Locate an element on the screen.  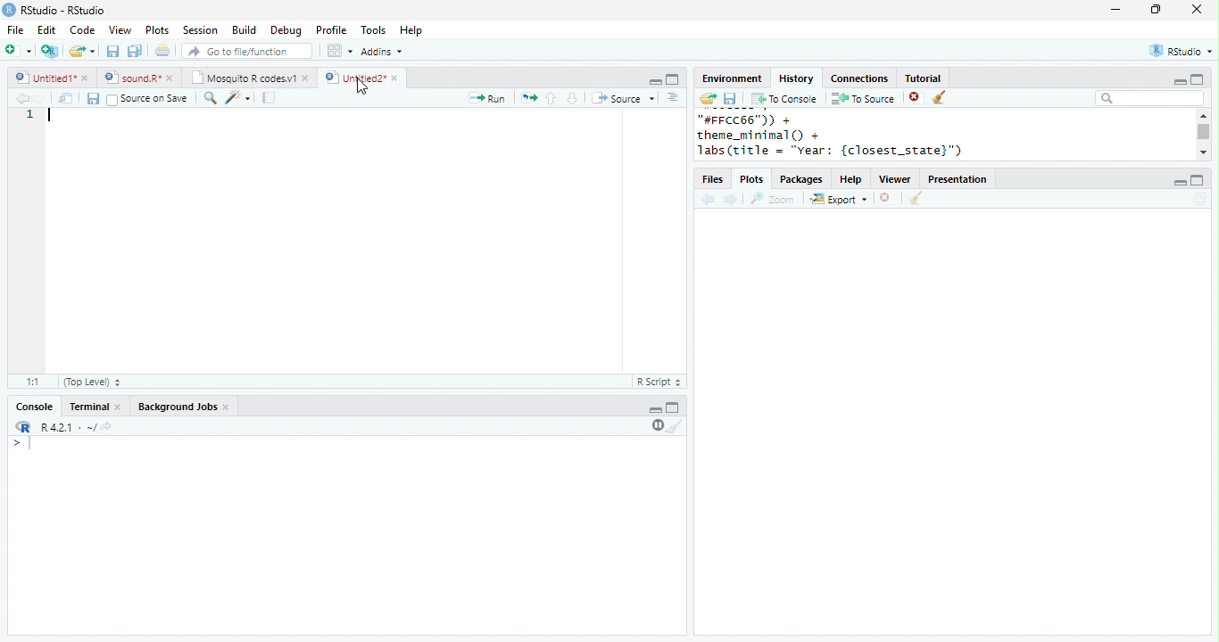
close is located at coordinates (87, 79).